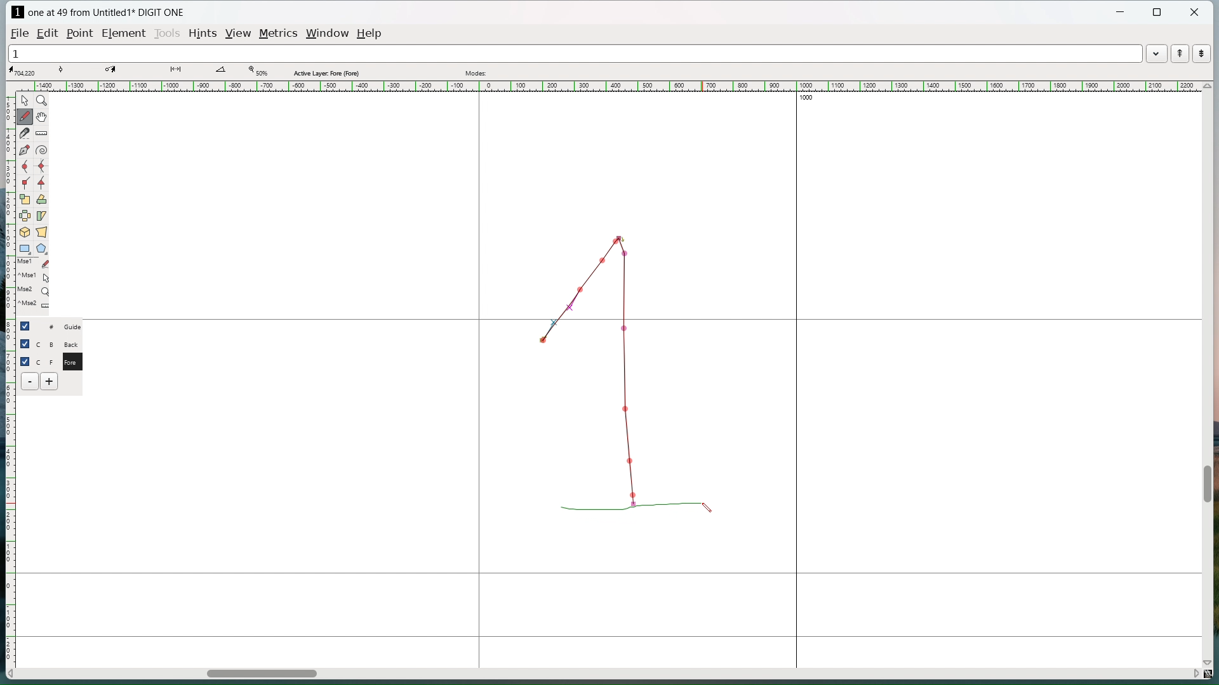  What do you see at coordinates (27, 325) in the screenshot?
I see `checkbox` at bounding box center [27, 325].